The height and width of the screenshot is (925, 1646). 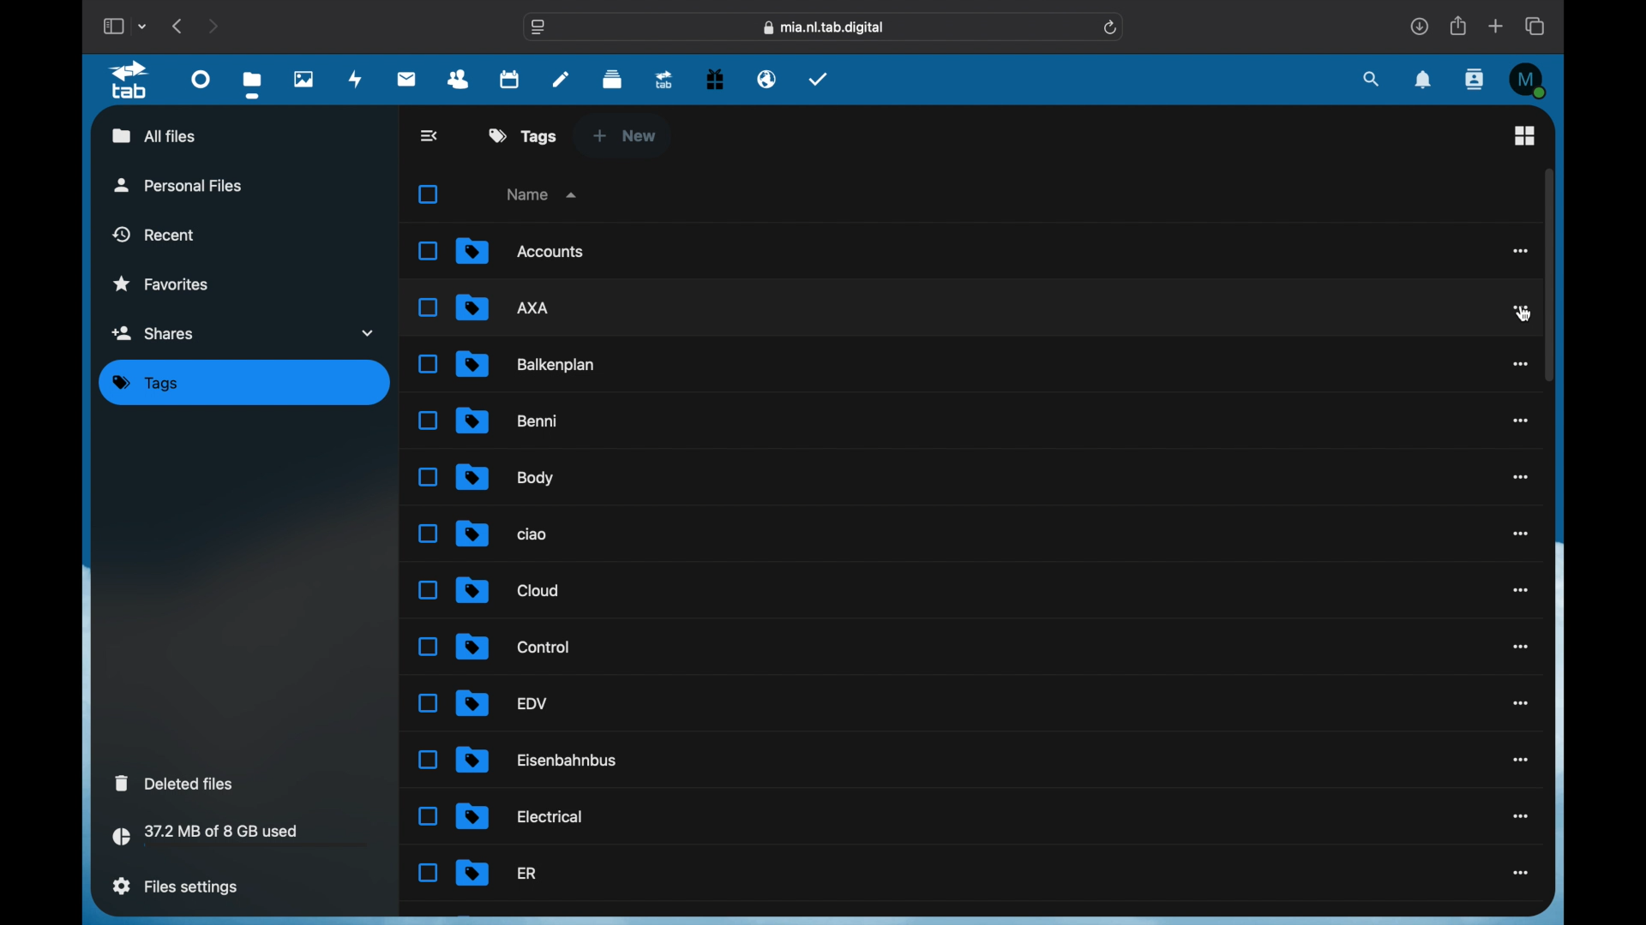 What do you see at coordinates (241, 838) in the screenshot?
I see `storage` at bounding box center [241, 838].